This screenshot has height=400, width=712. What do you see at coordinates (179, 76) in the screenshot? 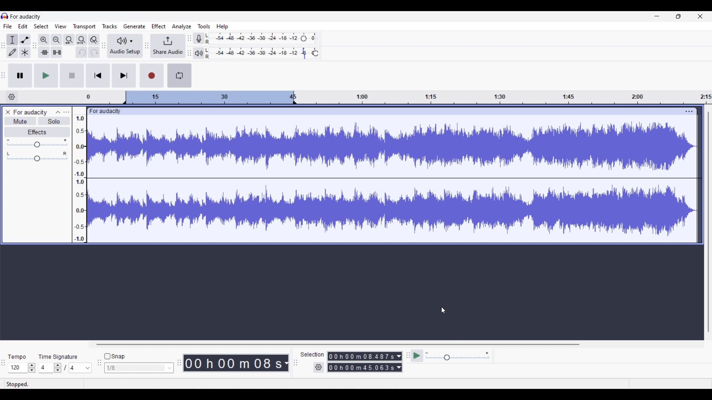
I see `Enable looping` at bounding box center [179, 76].